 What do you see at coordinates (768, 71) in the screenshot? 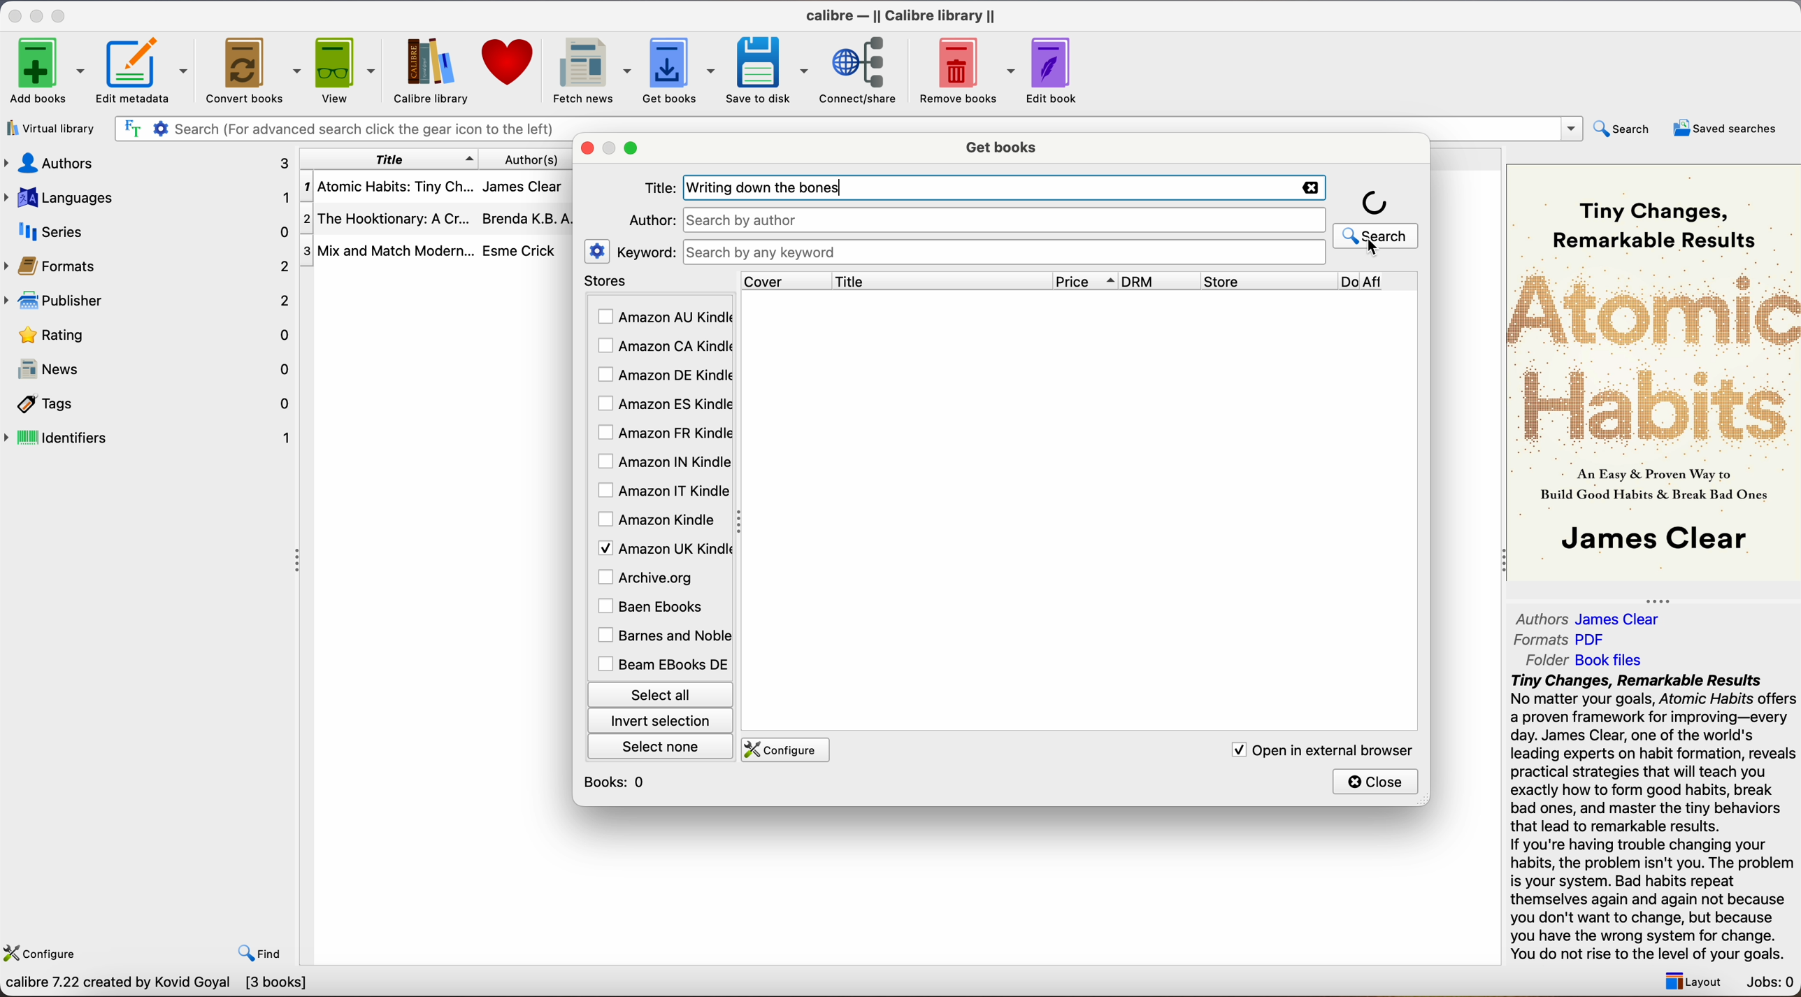
I see `save to disk` at bounding box center [768, 71].